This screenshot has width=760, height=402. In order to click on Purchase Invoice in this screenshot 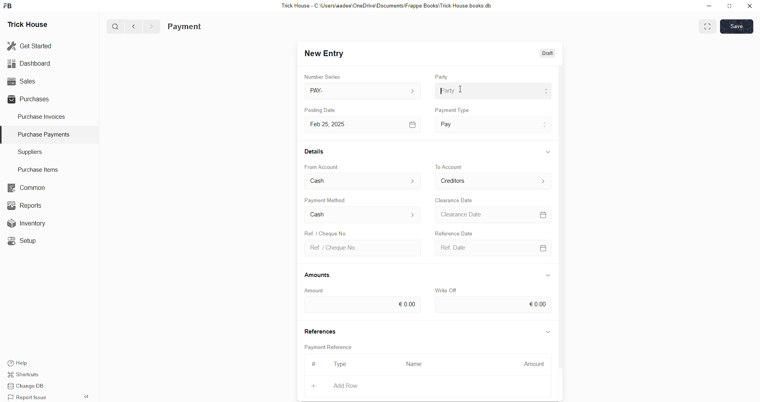, I will do `click(204, 27)`.